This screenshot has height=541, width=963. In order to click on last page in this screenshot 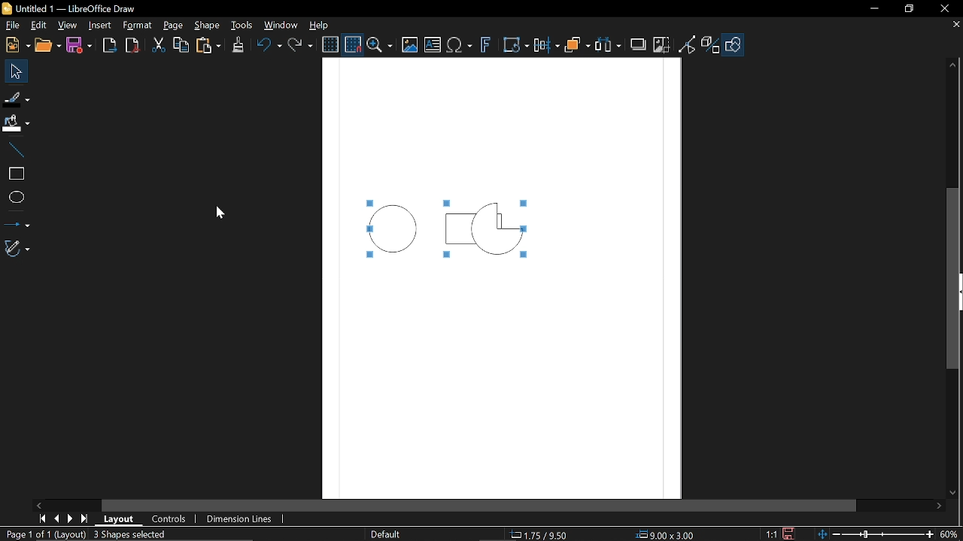, I will do `click(83, 518)`.